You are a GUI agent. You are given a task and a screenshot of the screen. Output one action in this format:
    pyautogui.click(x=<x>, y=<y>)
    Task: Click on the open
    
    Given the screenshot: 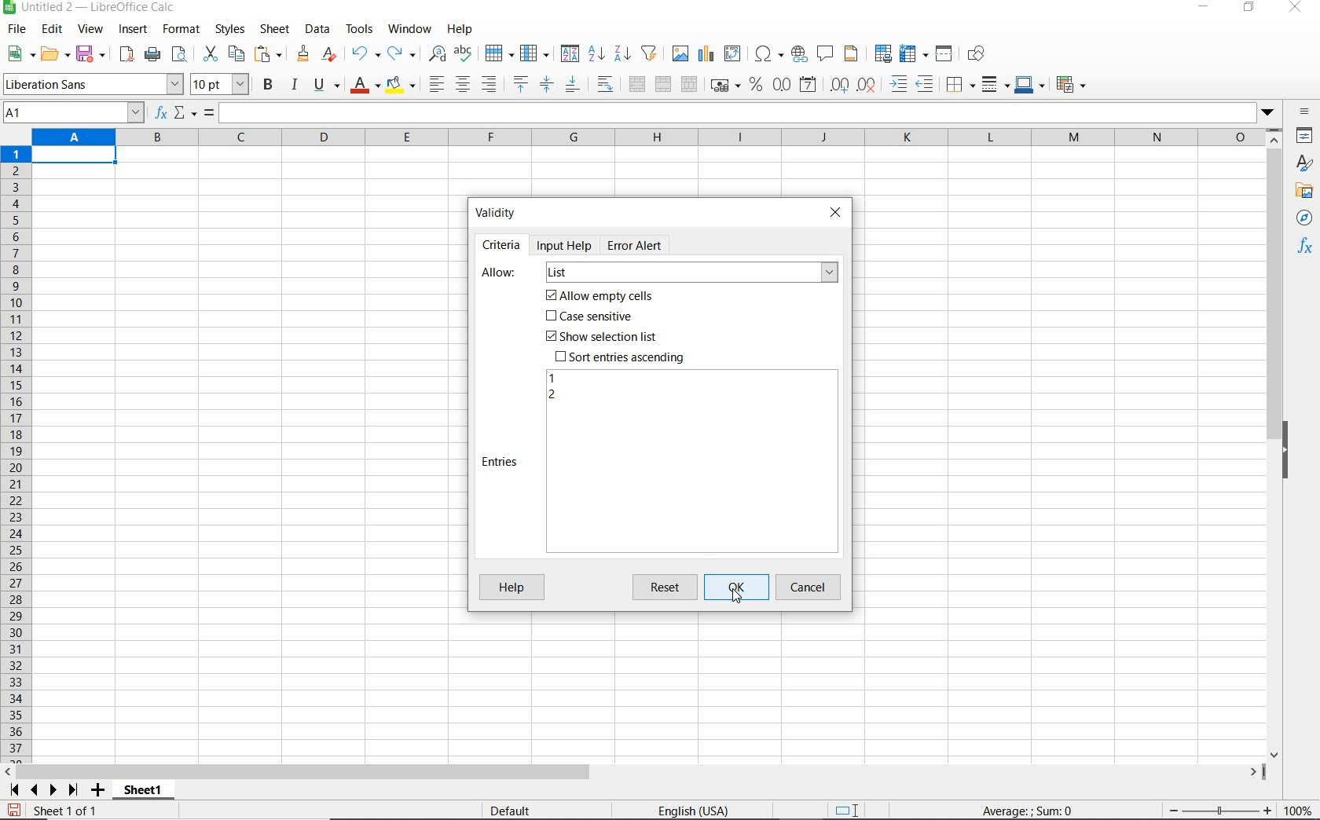 What is the action you would take?
    pyautogui.click(x=54, y=53)
    